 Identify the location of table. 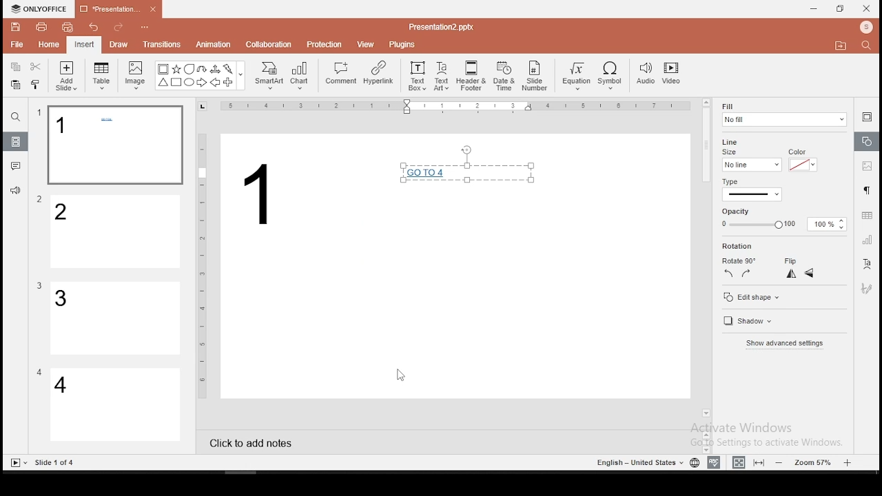
(101, 74).